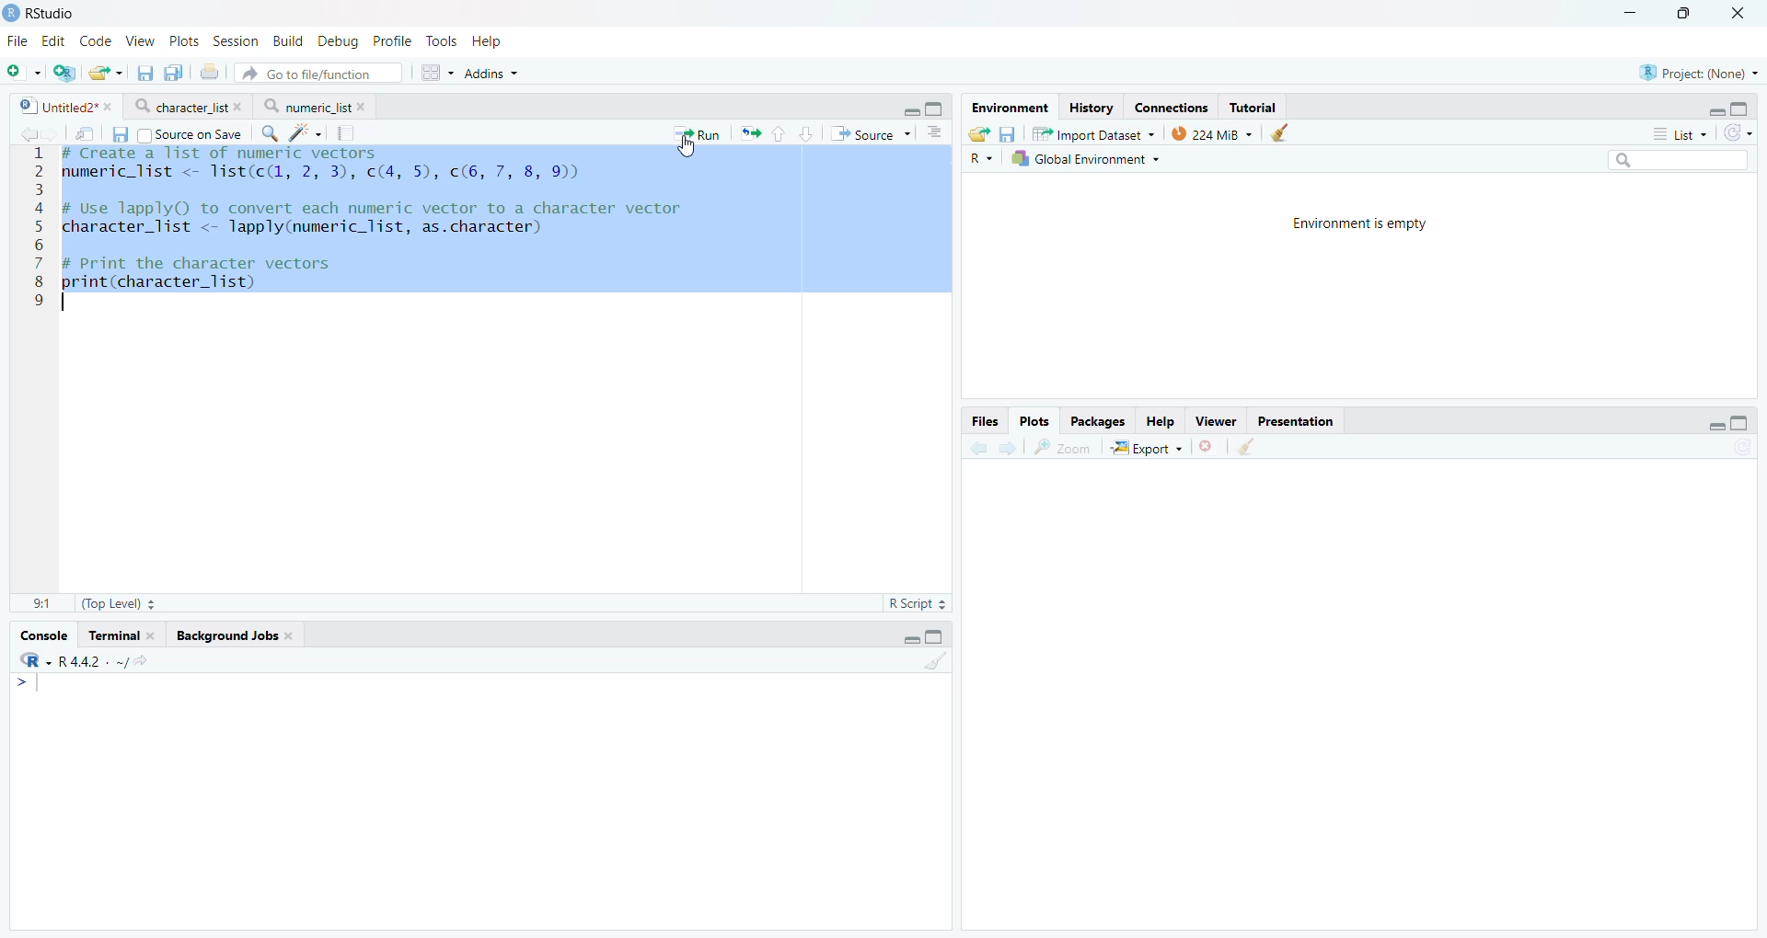  I want to click on Addins, so click(489, 74).